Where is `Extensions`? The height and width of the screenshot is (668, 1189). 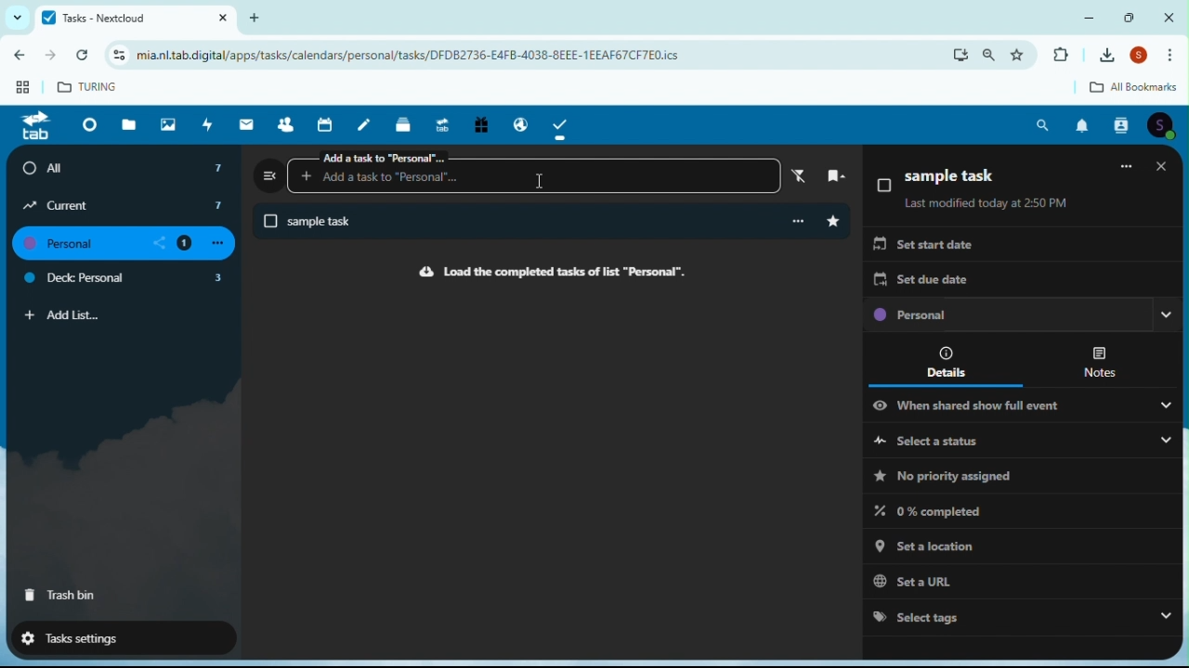
Extensions is located at coordinates (1060, 56).